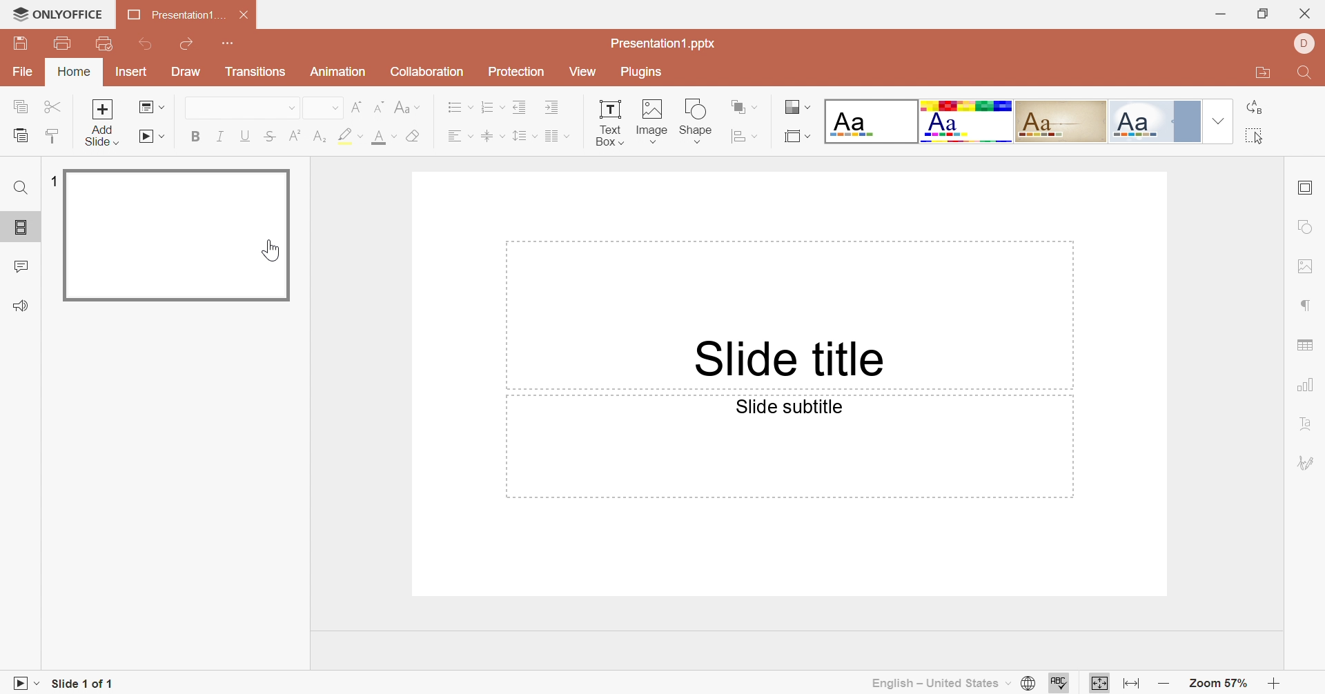  I want to click on Drop Down, so click(1008, 681).